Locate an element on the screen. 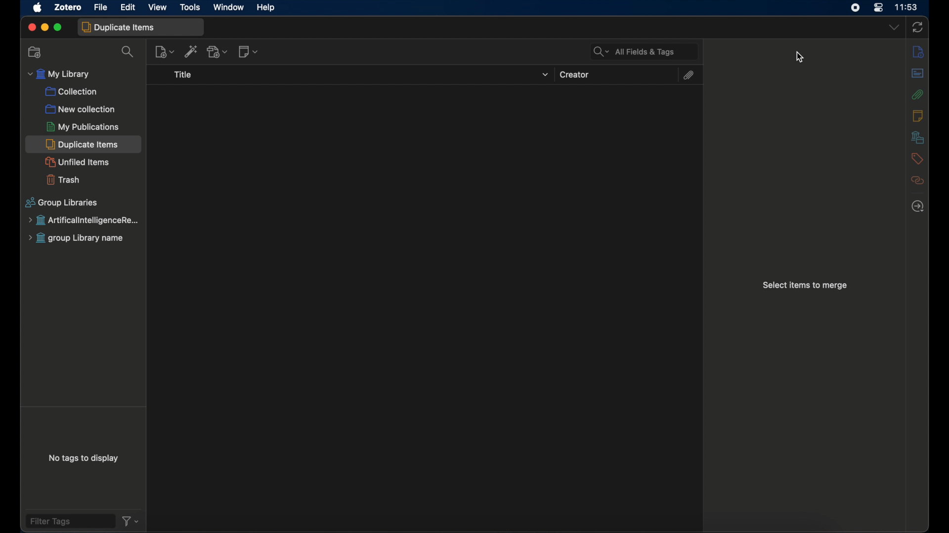 The width and height of the screenshot is (949, 533). add item by identifier is located at coordinates (191, 52).